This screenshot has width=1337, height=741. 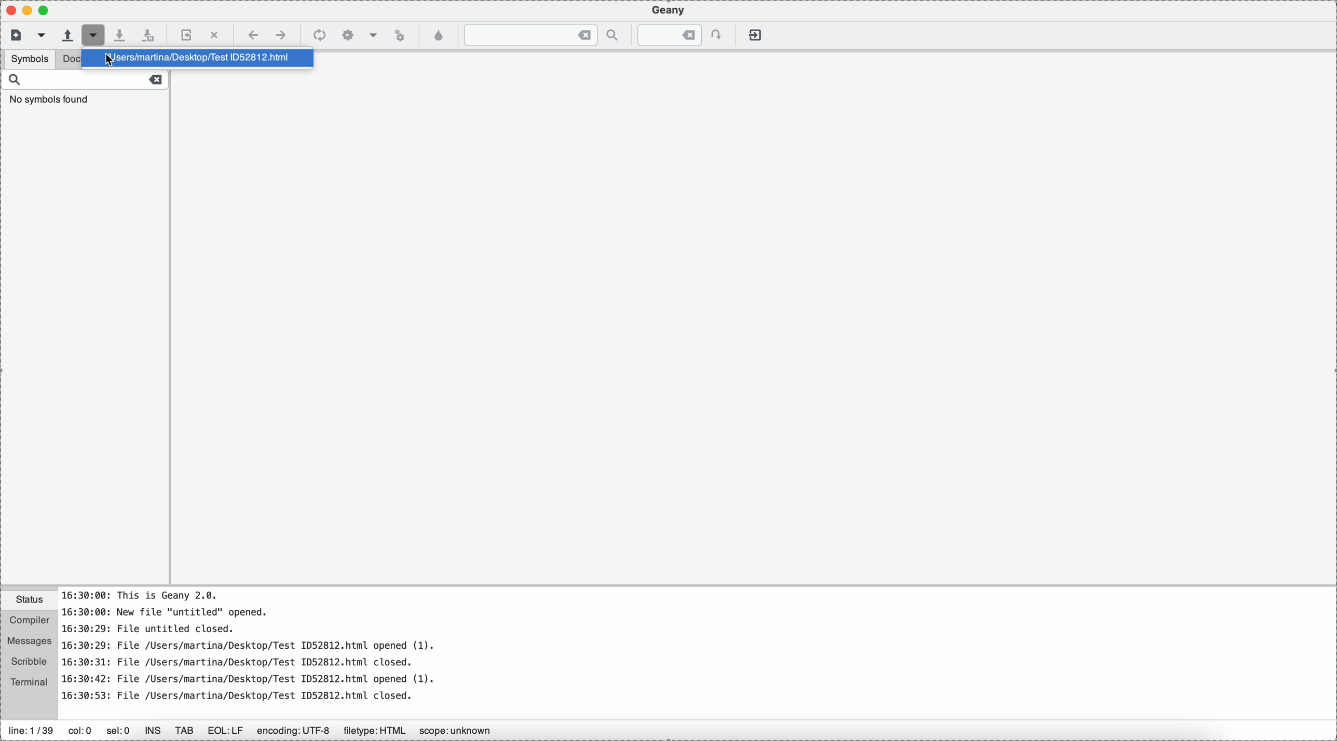 I want to click on new file, so click(x=14, y=36).